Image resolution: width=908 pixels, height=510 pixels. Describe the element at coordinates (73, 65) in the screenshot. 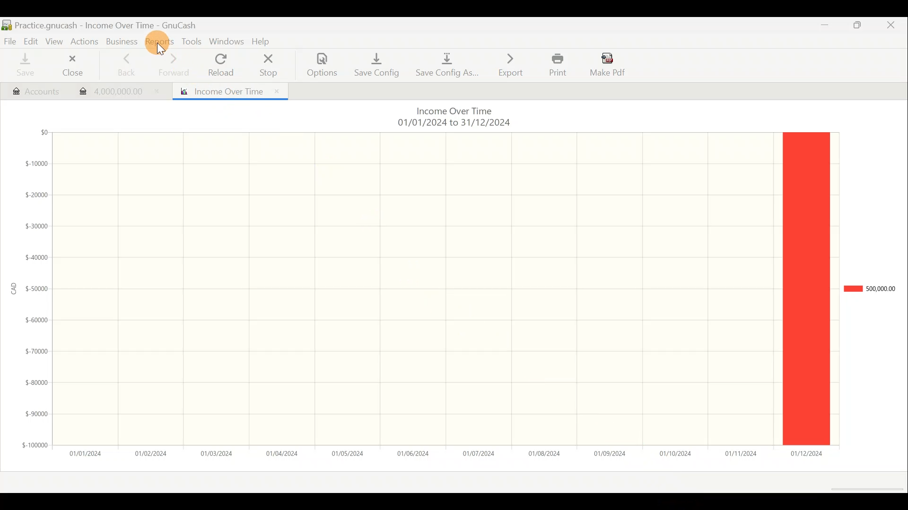

I see `Close` at that location.